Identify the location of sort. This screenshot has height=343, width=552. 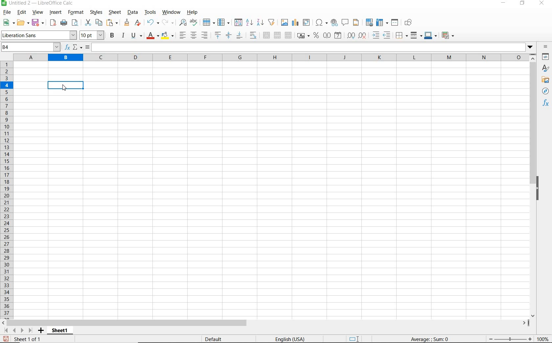
(238, 22).